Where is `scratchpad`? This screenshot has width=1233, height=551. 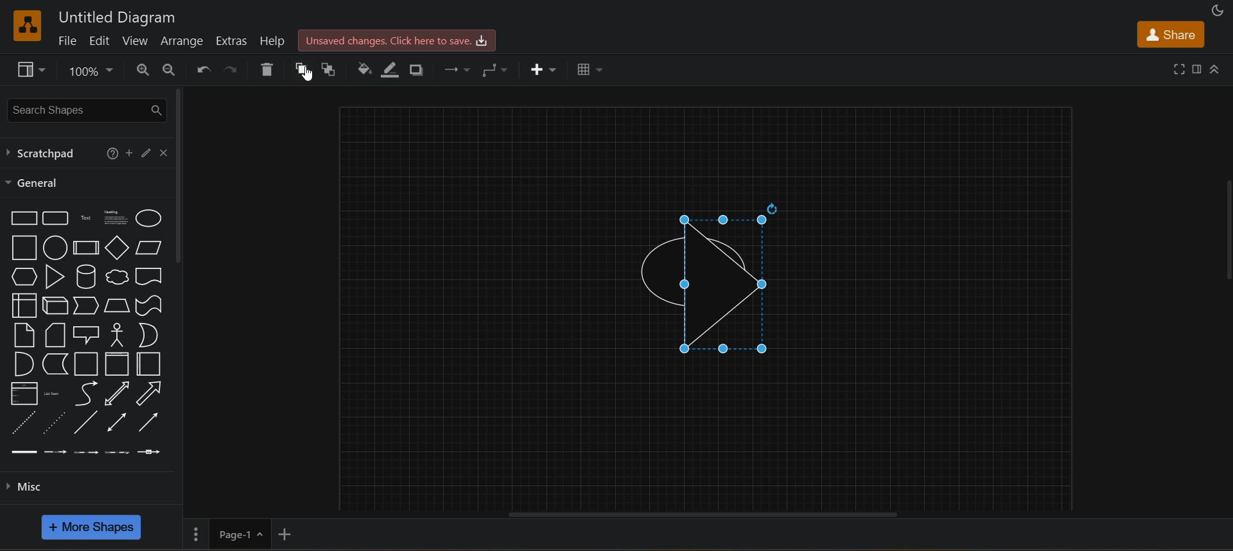 scratchpad is located at coordinates (45, 152).